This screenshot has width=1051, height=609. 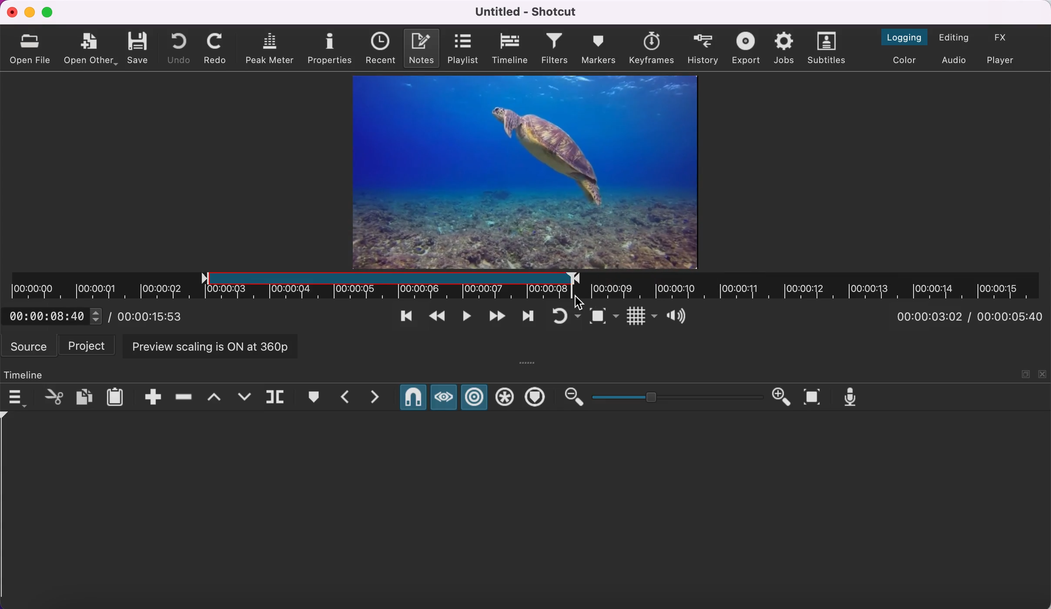 I want to click on unclipped timeline, so click(x=813, y=286).